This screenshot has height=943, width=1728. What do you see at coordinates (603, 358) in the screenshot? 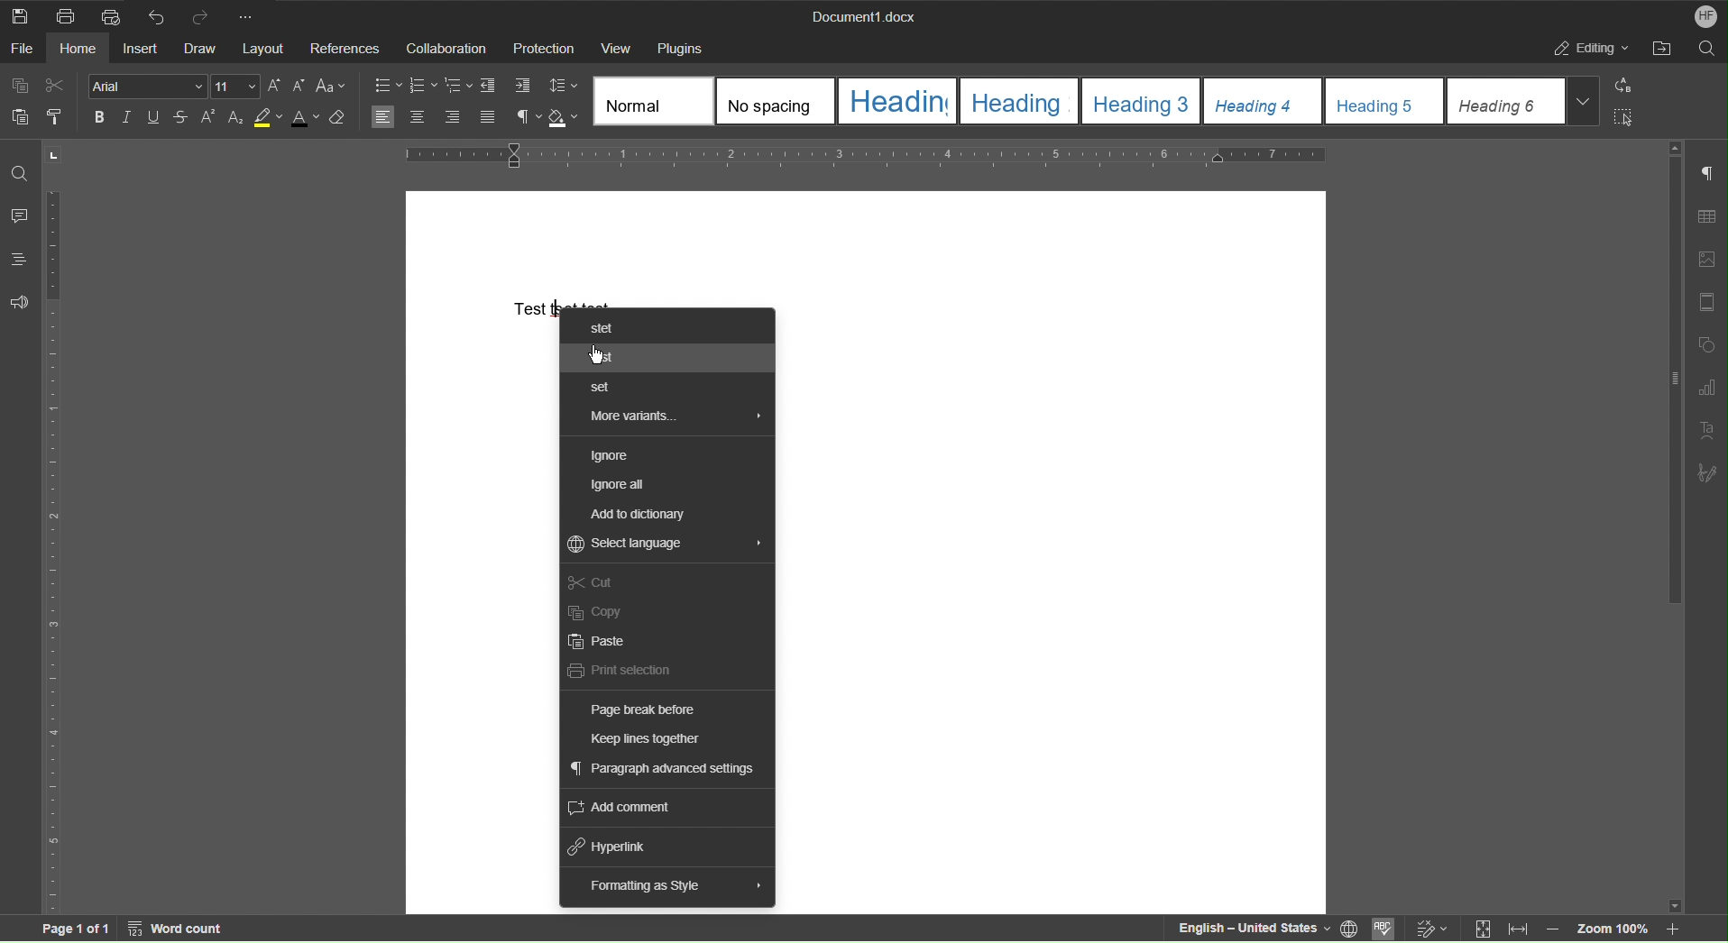
I see `Test` at bounding box center [603, 358].